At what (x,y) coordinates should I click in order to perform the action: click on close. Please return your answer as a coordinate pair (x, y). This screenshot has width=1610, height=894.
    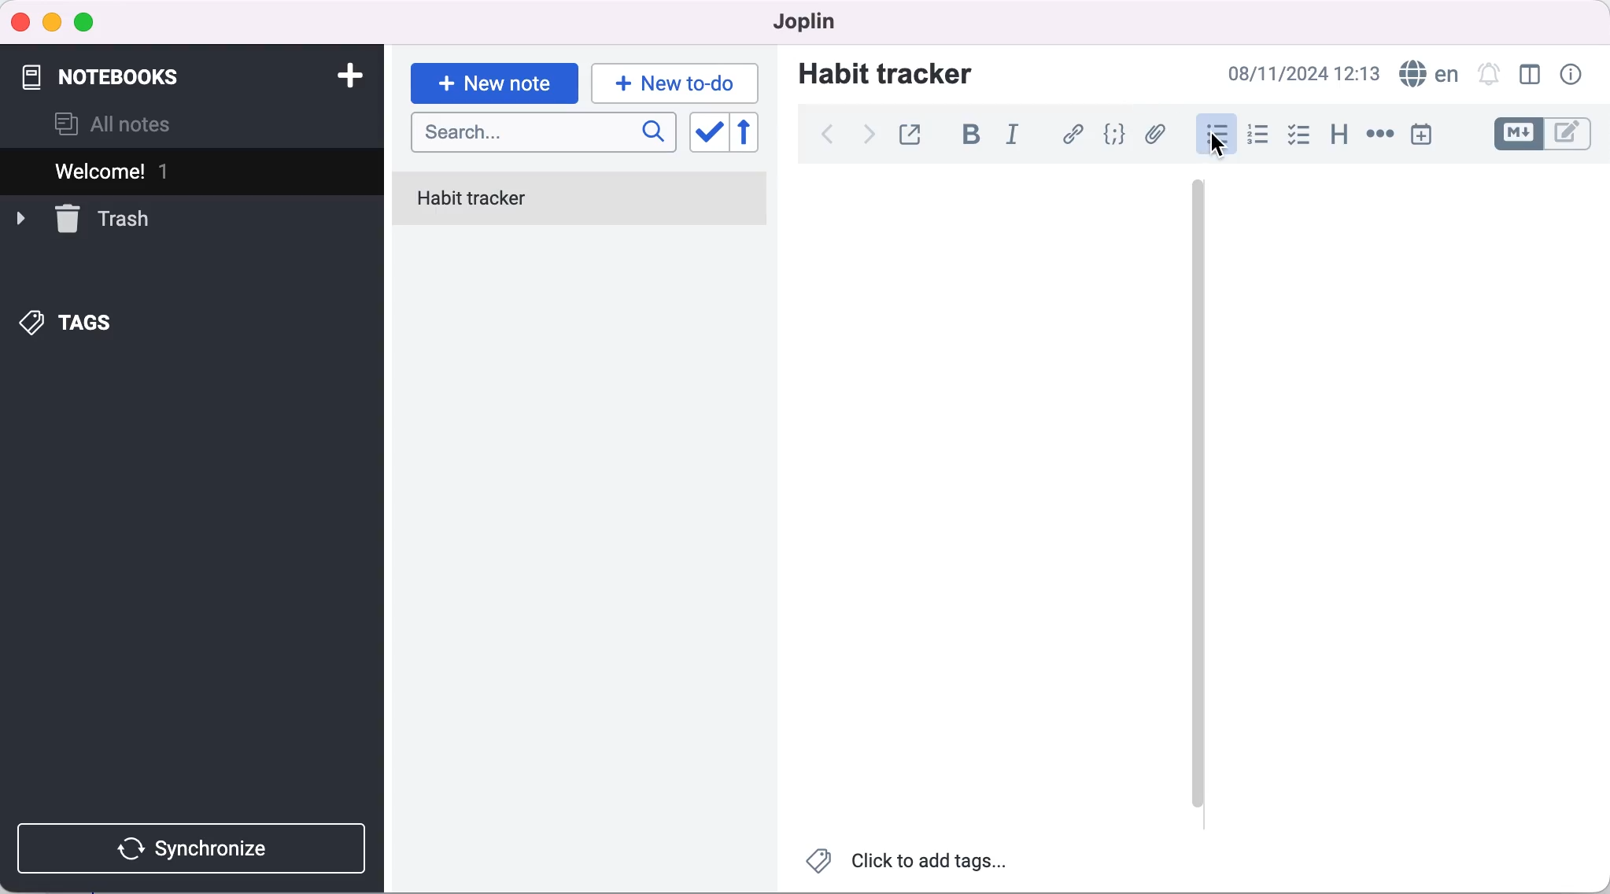
    Looking at the image, I should click on (21, 21).